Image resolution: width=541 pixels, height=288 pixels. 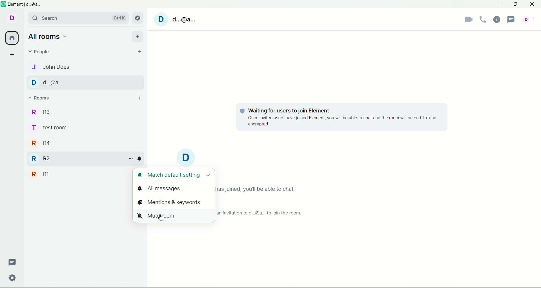 What do you see at coordinates (500, 4) in the screenshot?
I see `minimize` at bounding box center [500, 4].